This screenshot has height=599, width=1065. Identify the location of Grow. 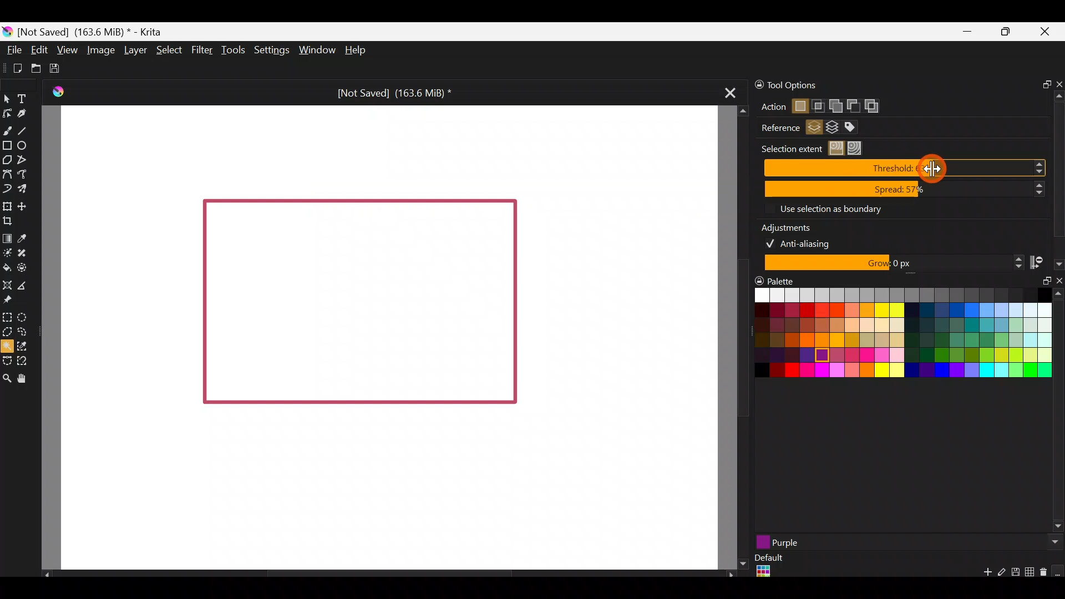
(892, 263).